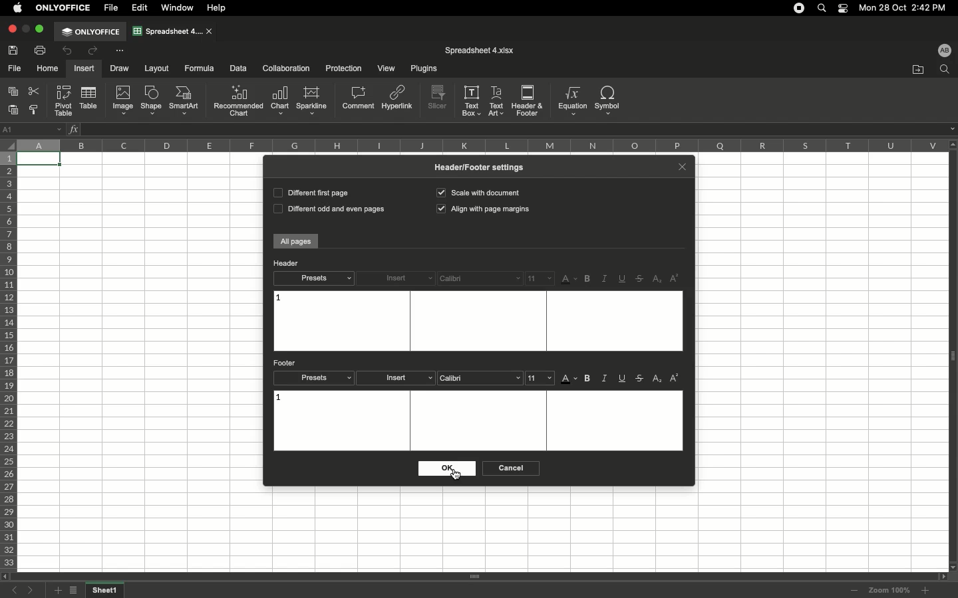 This screenshot has height=598, width=958. What do you see at coordinates (478, 192) in the screenshot?
I see `Scale with document` at bounding box center [478, 192].